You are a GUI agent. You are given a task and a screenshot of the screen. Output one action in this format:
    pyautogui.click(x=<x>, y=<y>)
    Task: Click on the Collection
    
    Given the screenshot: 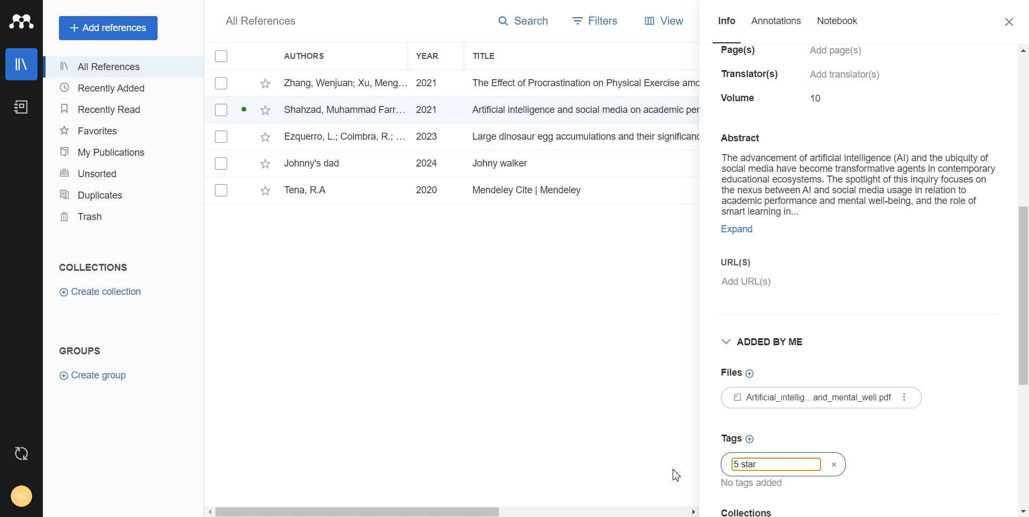 What is the action you would take?
    pyautogui.click(x=804, y=510)
    